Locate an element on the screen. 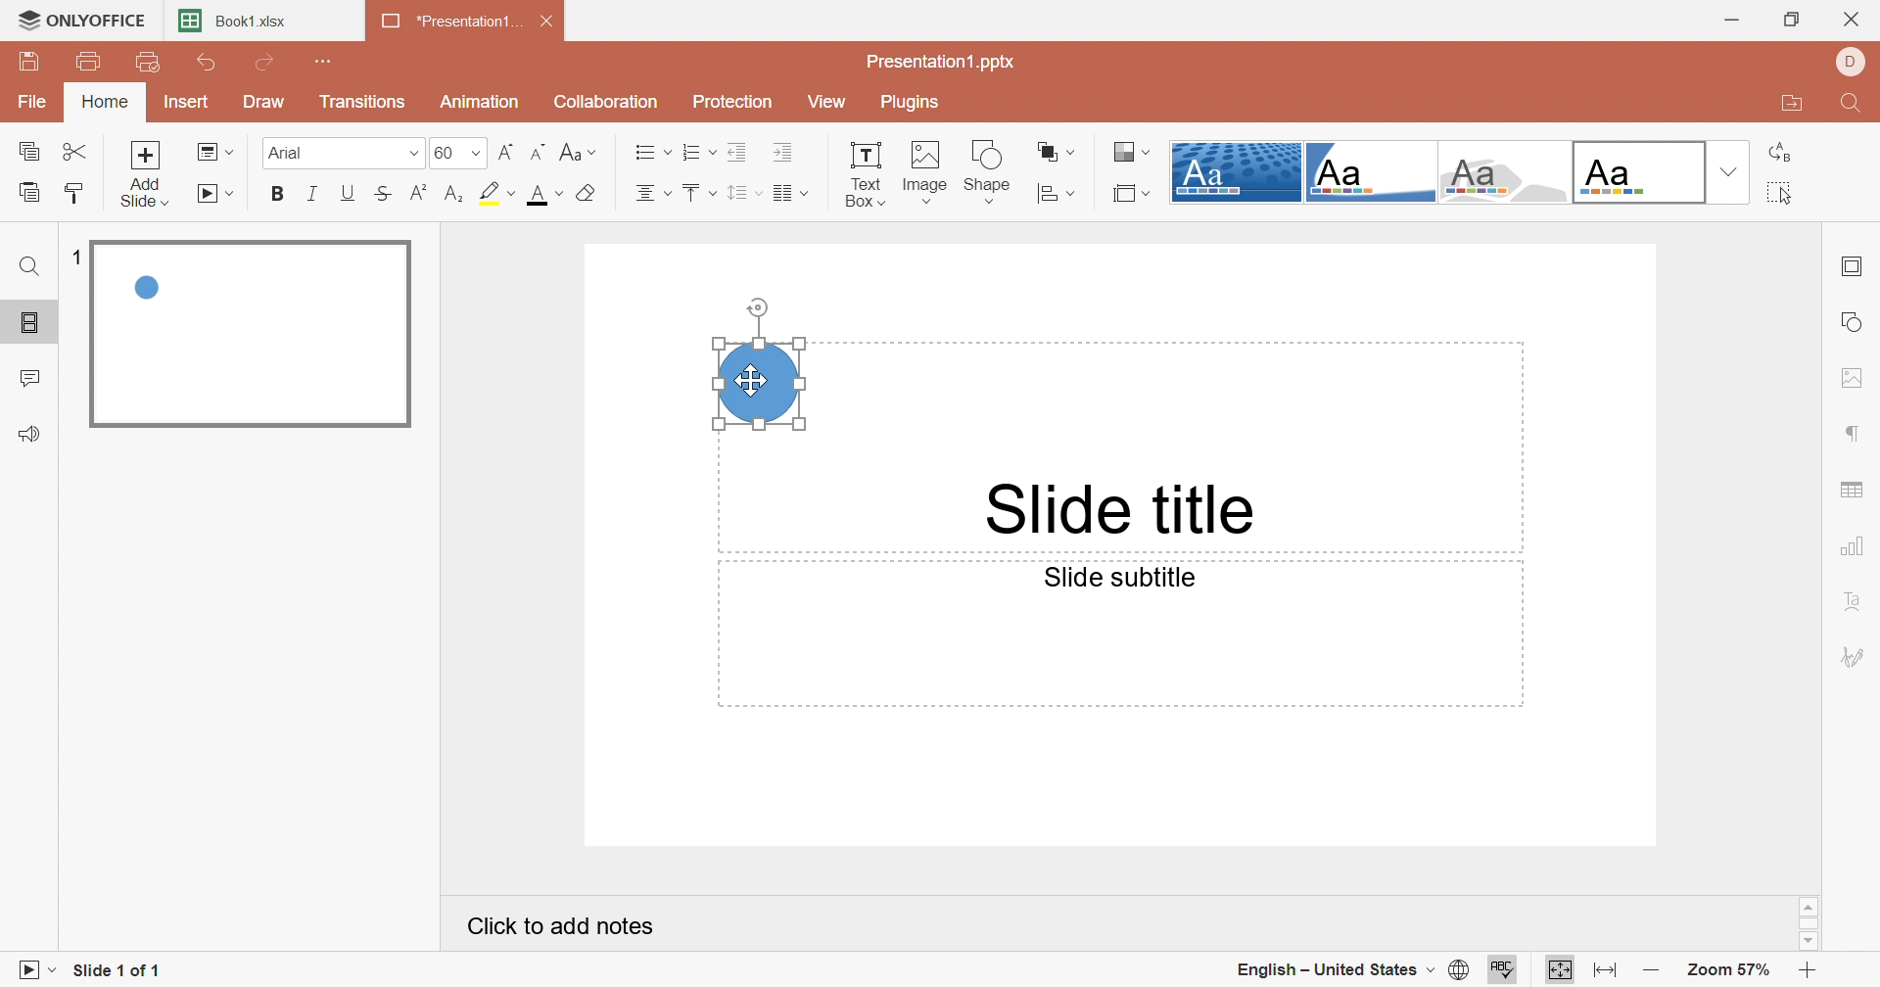 Image resolution: width=1880 pixels, height=987 pixels. Fit to slide is located at coordinates (1560, 968).